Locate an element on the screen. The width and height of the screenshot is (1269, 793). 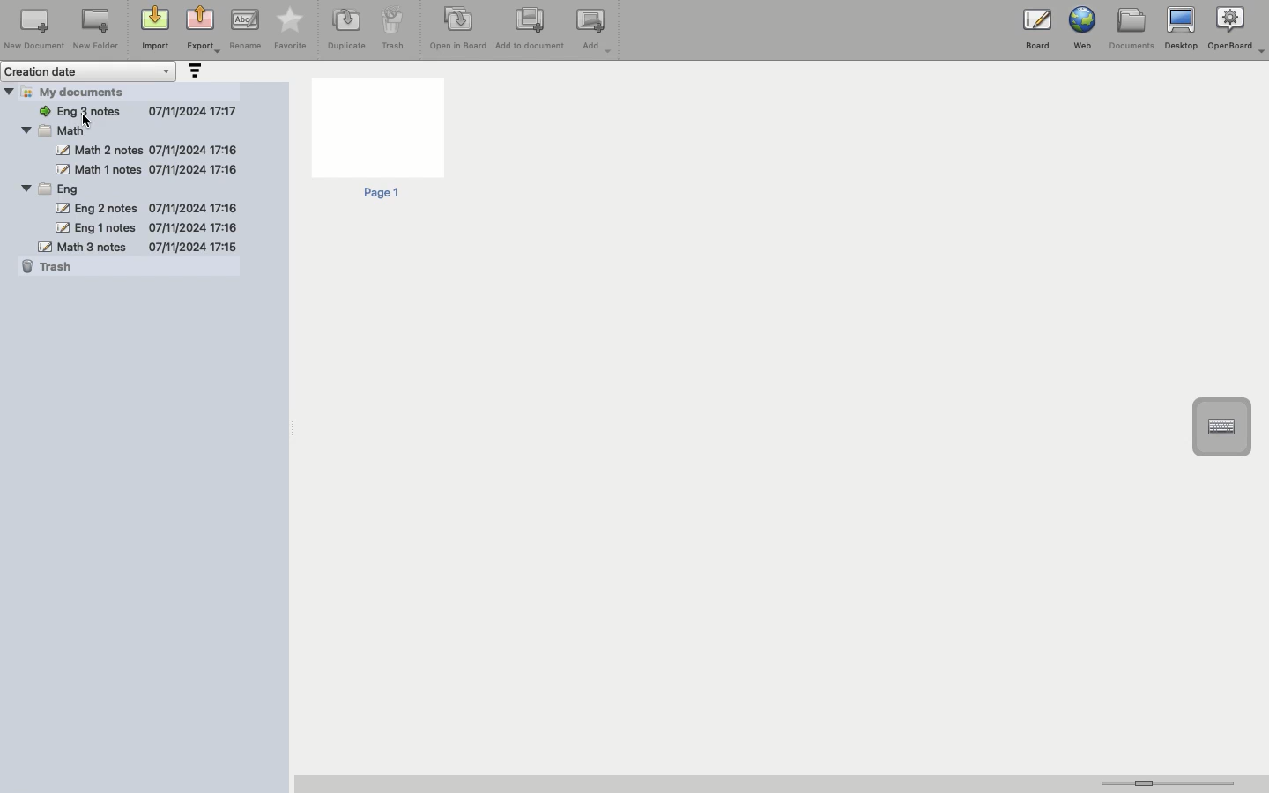
Math 3 notes is located at coordinates (137, 246).